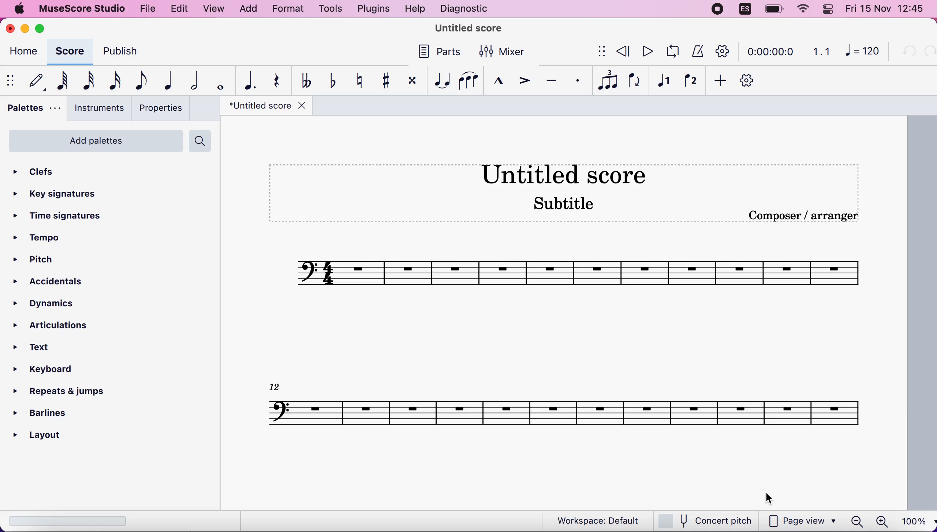  Describe the element at coordinates (51, 302) in the screenshot. I see `dynamics` at that location.